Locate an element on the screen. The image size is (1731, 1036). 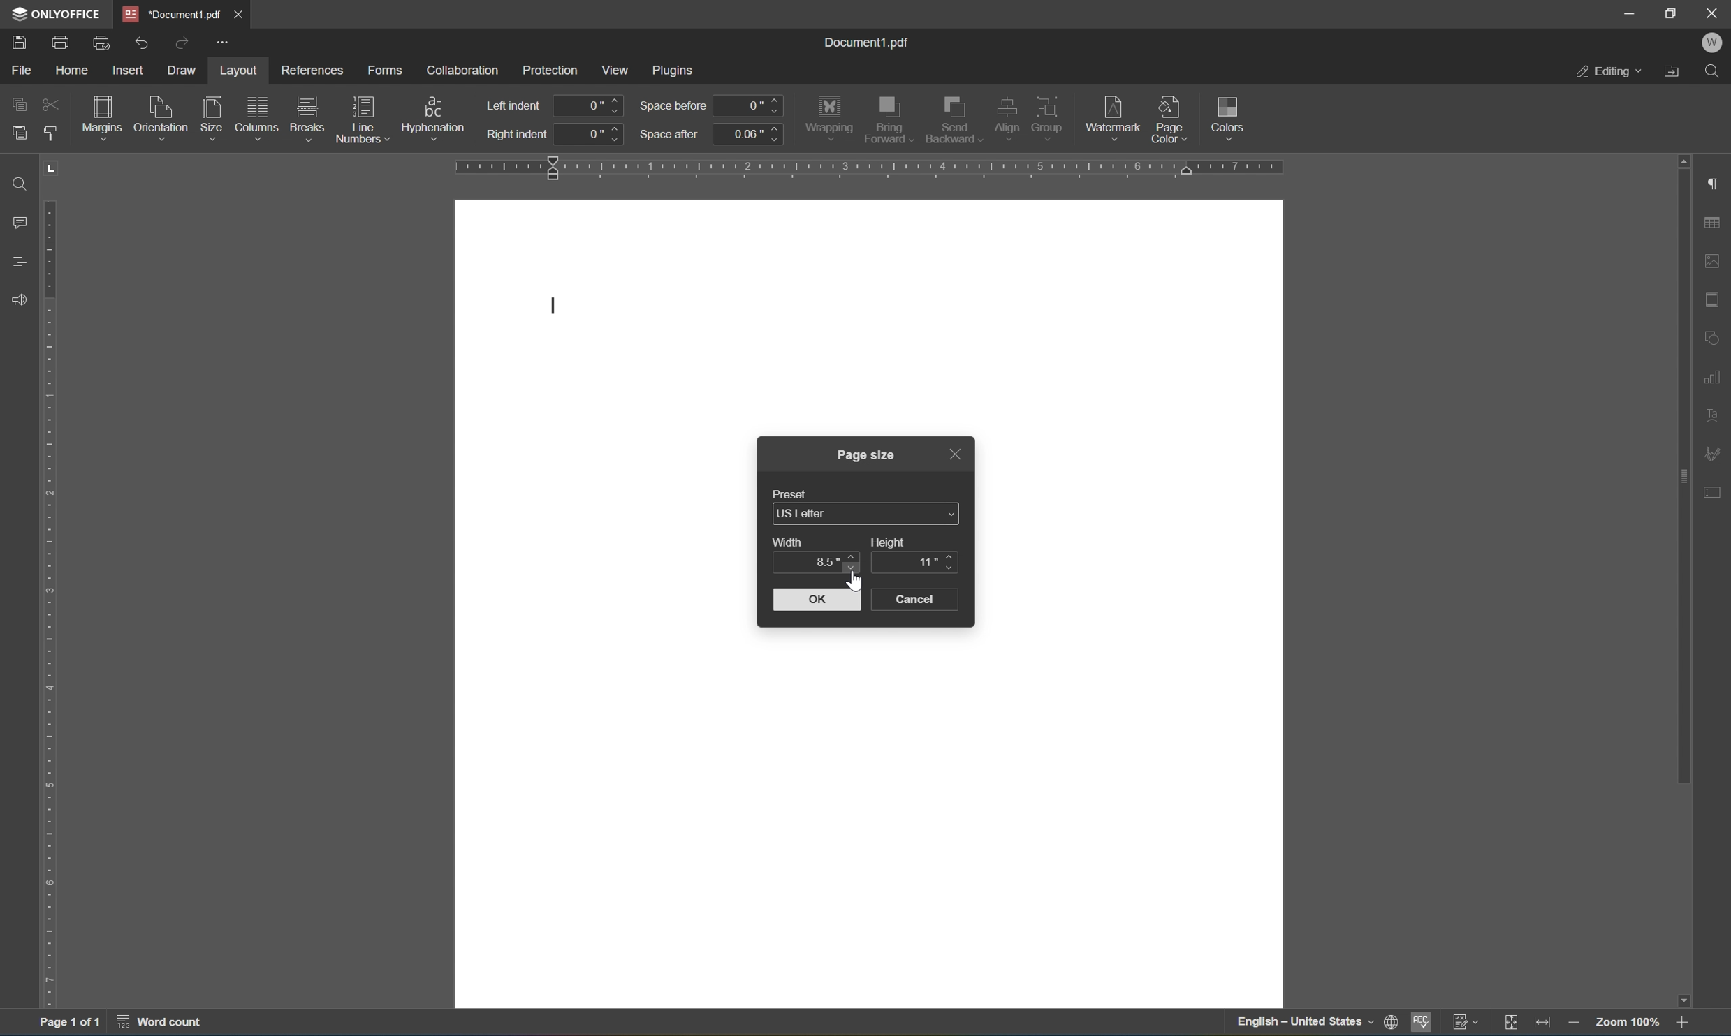
page colors is located at coordinates (1169, 119).